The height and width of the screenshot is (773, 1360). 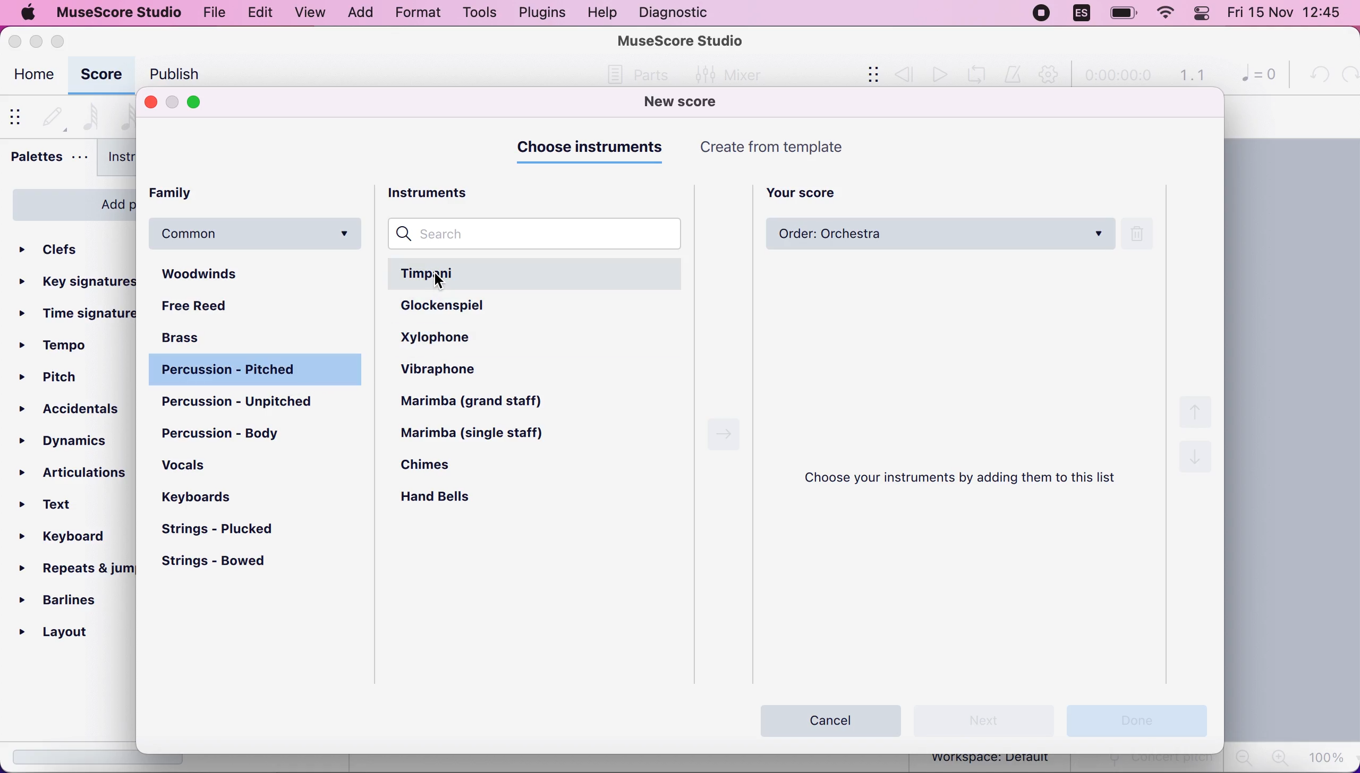 What do you see at coordinates (1144, 234) in the screenshot?
I see `delete` at bounding box center [1144, 234].